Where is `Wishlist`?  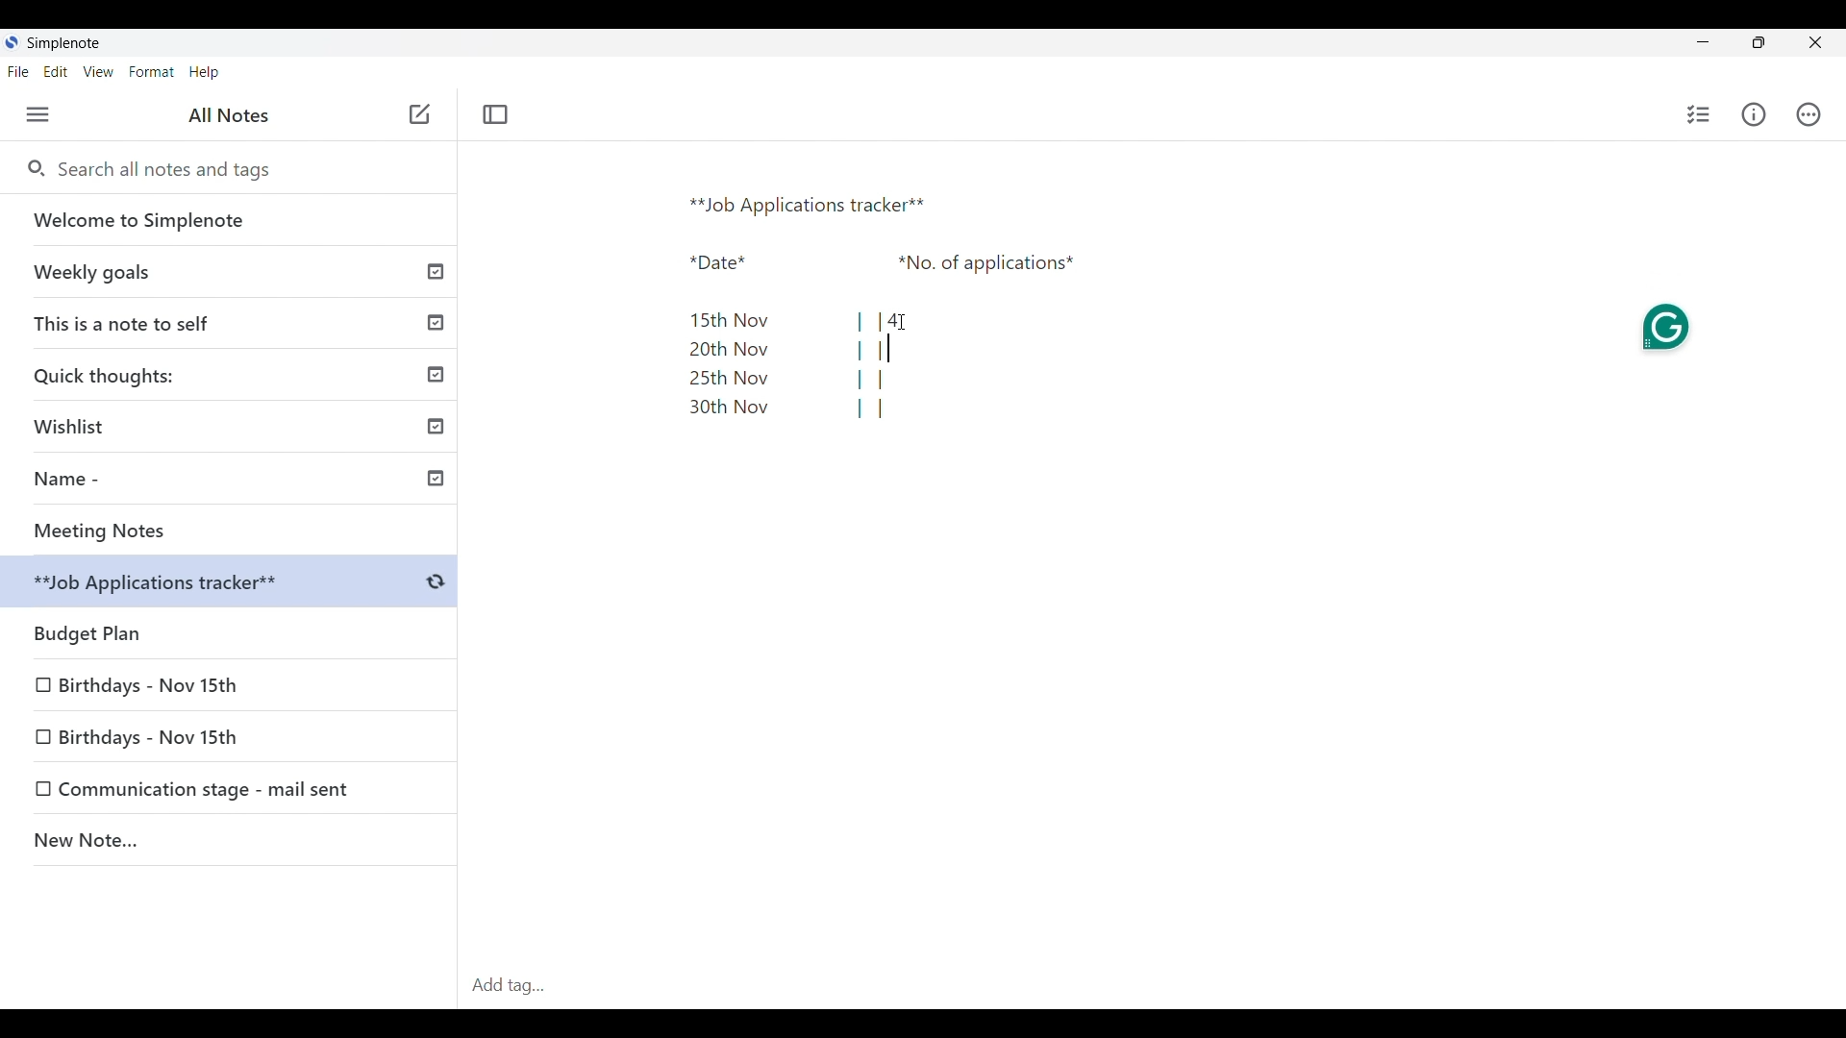
Wishlist is located at coordinates (236, 423).